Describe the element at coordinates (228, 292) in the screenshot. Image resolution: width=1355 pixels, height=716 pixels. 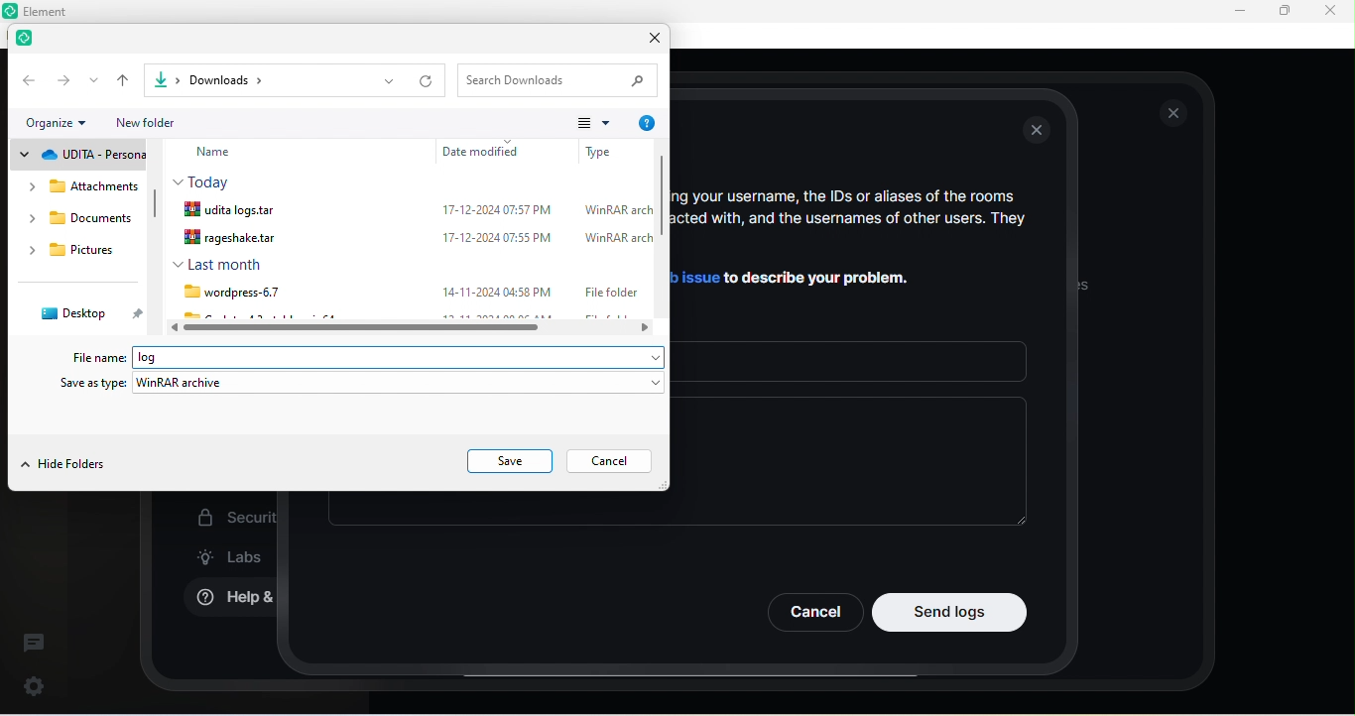
I see `wordpress-6.7` at that location.